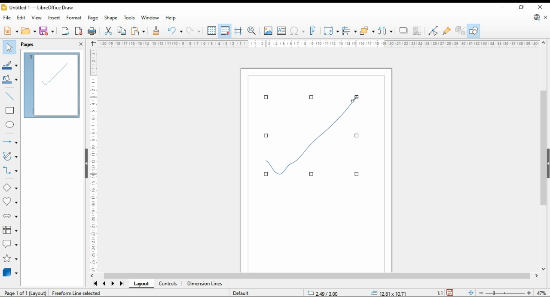 This screenshot has height=297, width=550. What do you see at coordinates (282, 31) in the screenshot?
I see `open textbox` at bounding box center [282, 31].